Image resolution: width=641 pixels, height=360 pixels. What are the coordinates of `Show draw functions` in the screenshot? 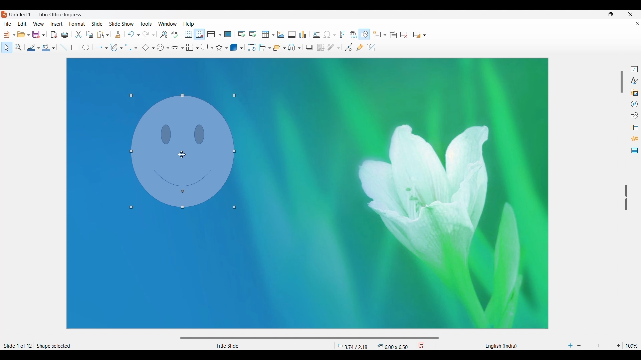 It's located at (364, 34).